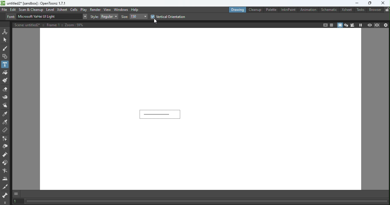 This screenshot has height=205, width=390. What do you see at coordinates (62, 10) in the screenshot?
I see `Xsheet` at bounding box center [62, 10].